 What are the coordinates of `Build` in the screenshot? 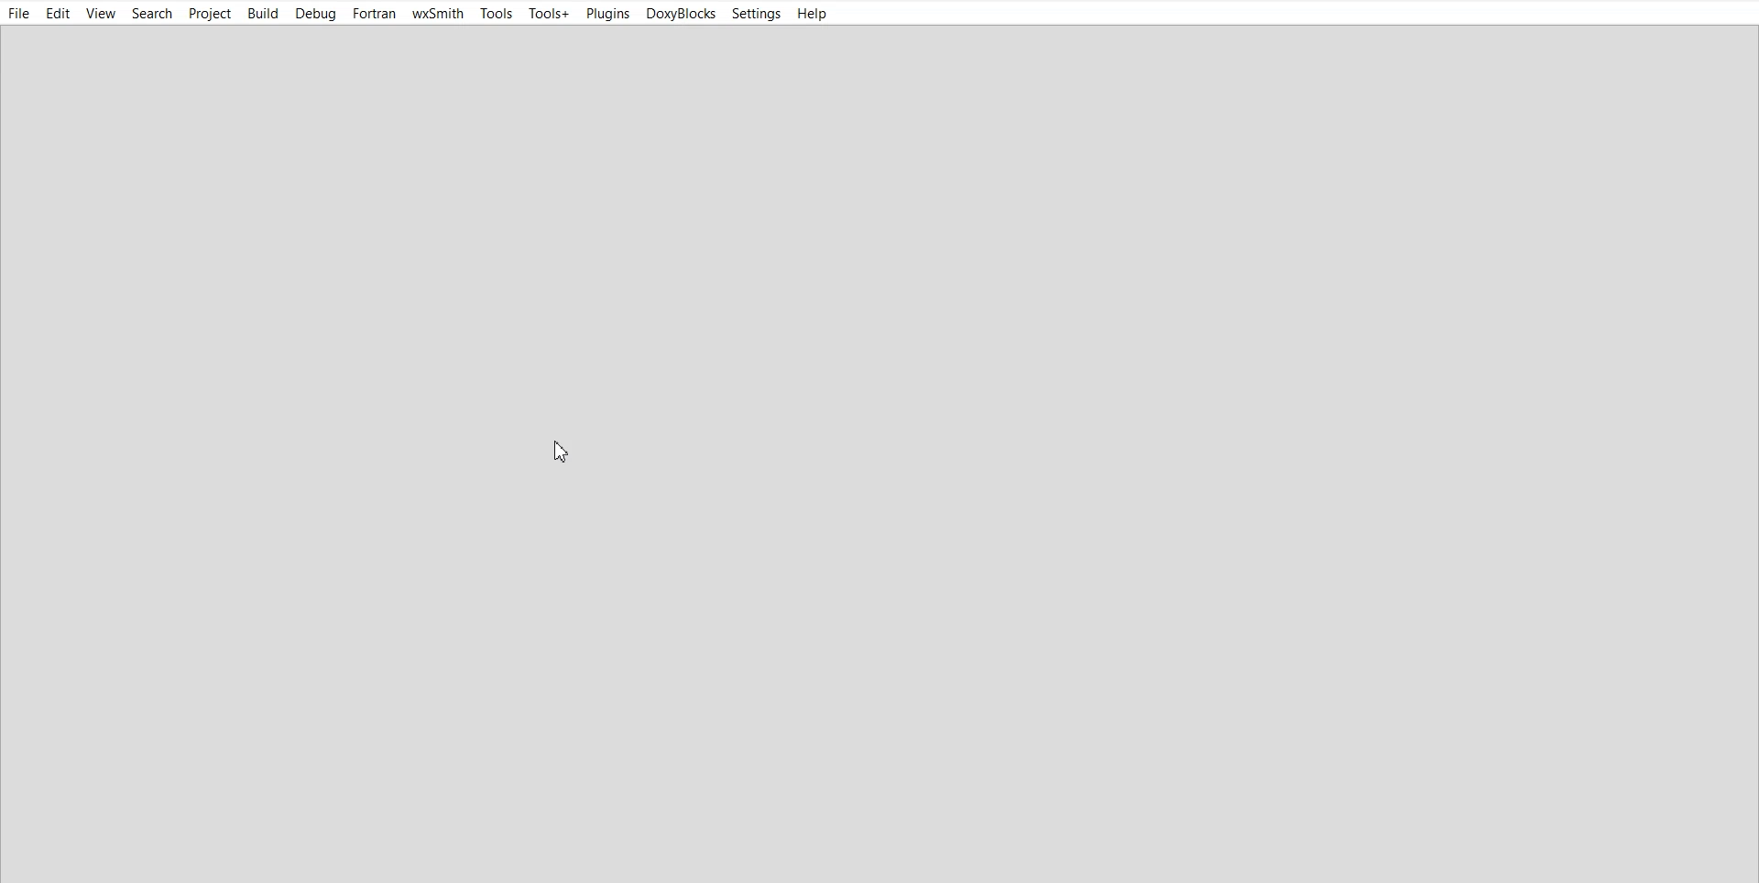 It's located at (262, 13).